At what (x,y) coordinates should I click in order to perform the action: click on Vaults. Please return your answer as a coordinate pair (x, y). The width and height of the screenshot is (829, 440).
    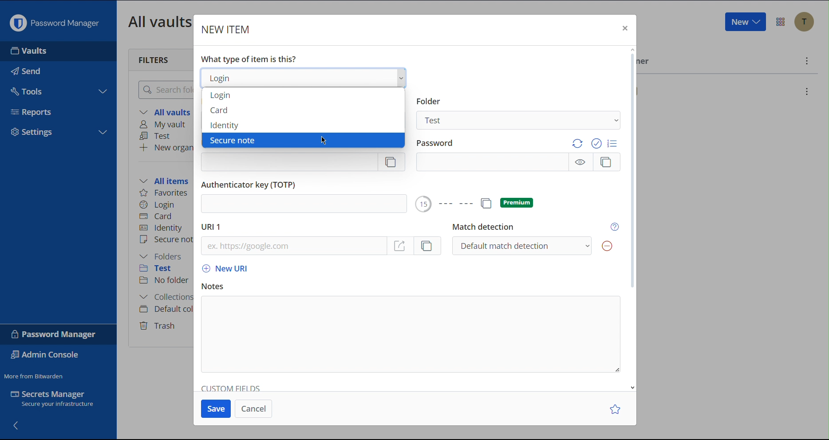
    Looking at the image, I should click on (55, 51).